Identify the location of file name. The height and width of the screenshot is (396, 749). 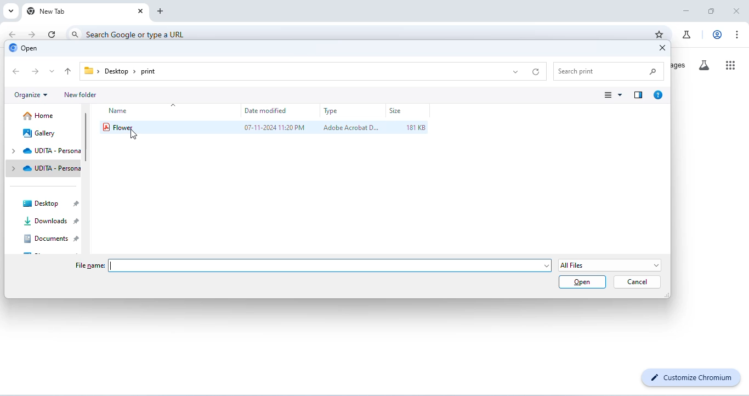
(90, 265).